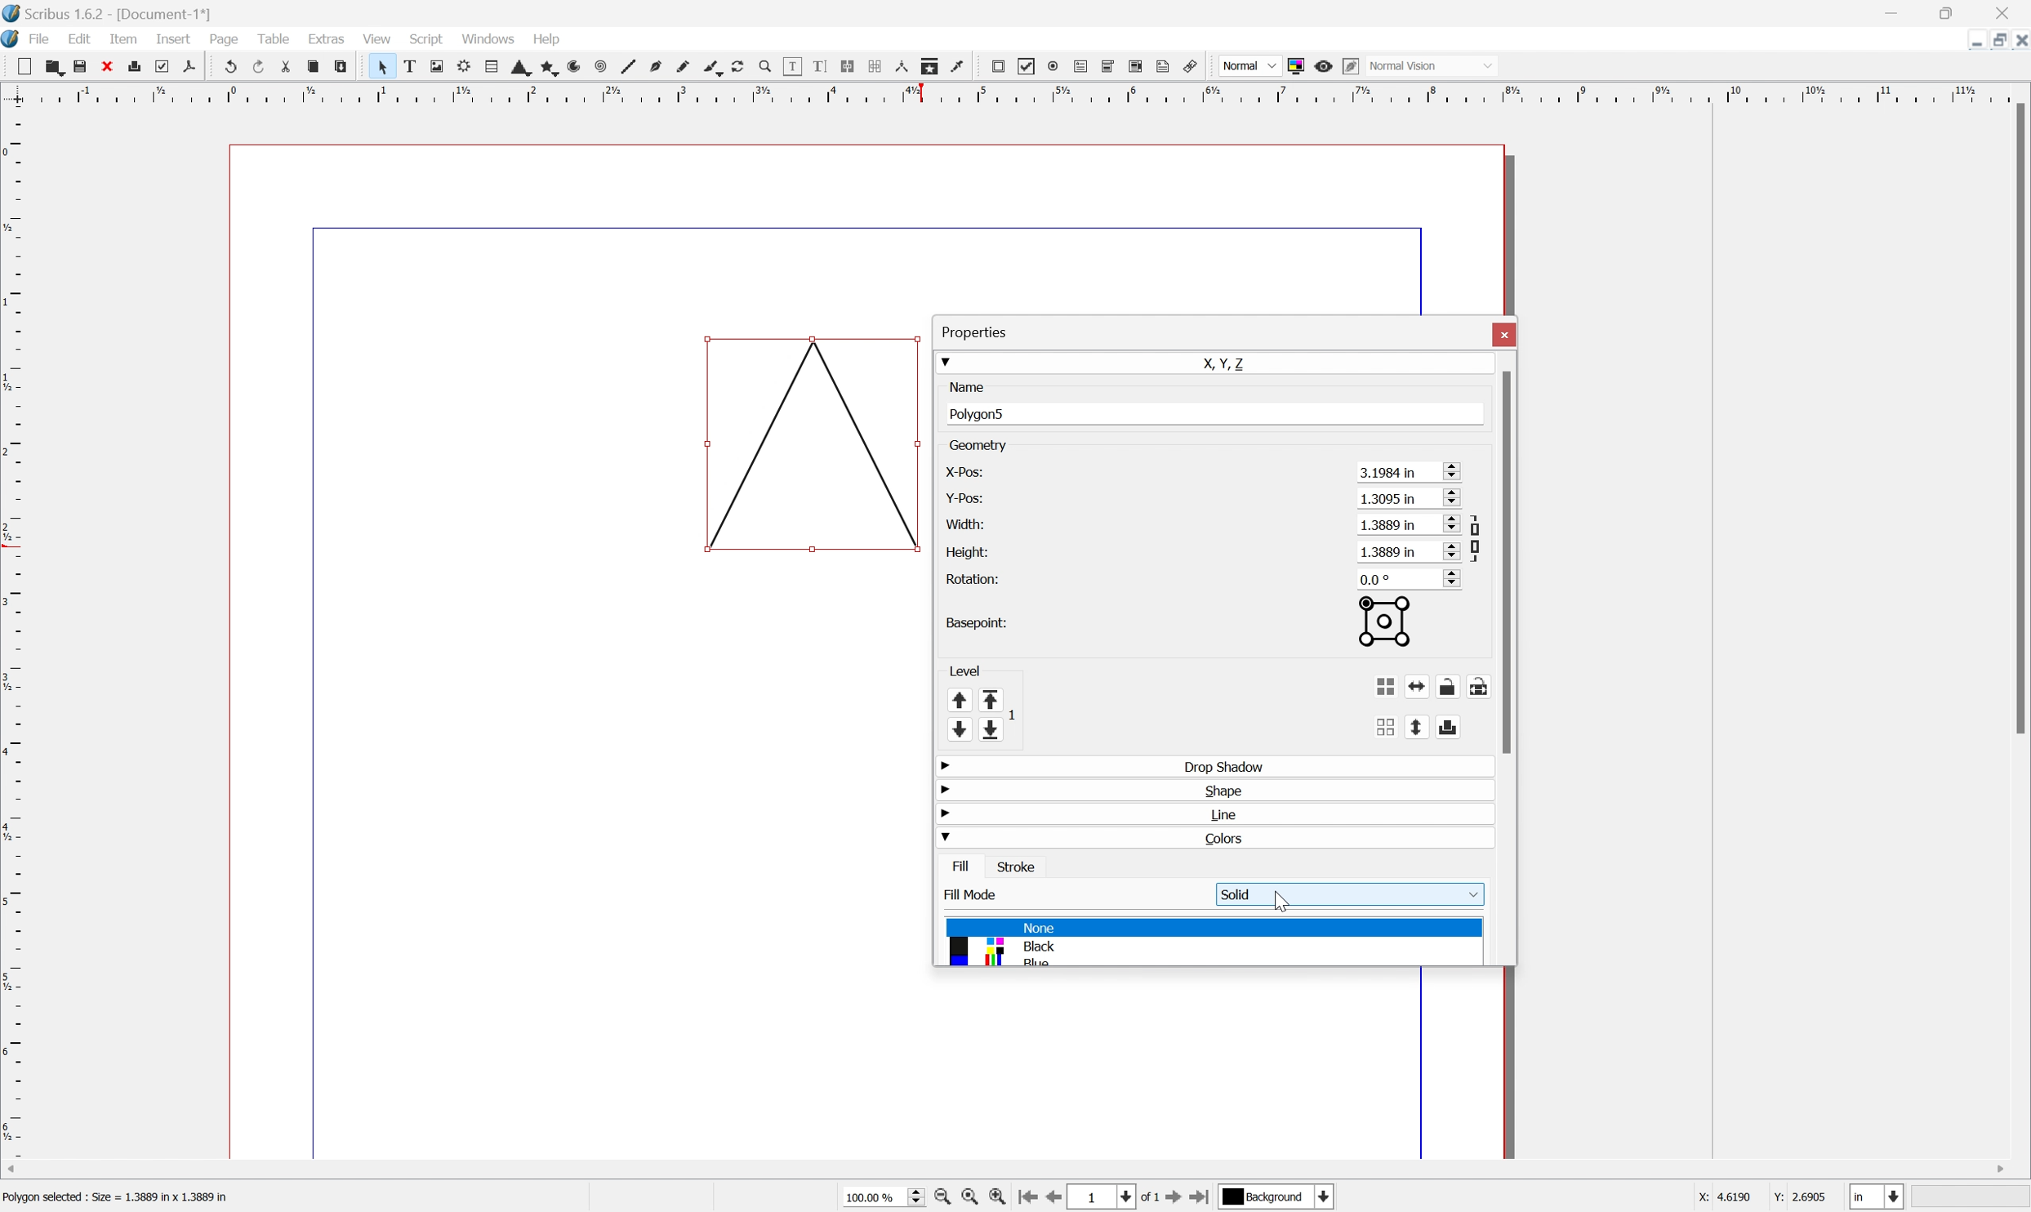 The image size is (2031, 1212). I want to click on Width:, so click(964, 523).